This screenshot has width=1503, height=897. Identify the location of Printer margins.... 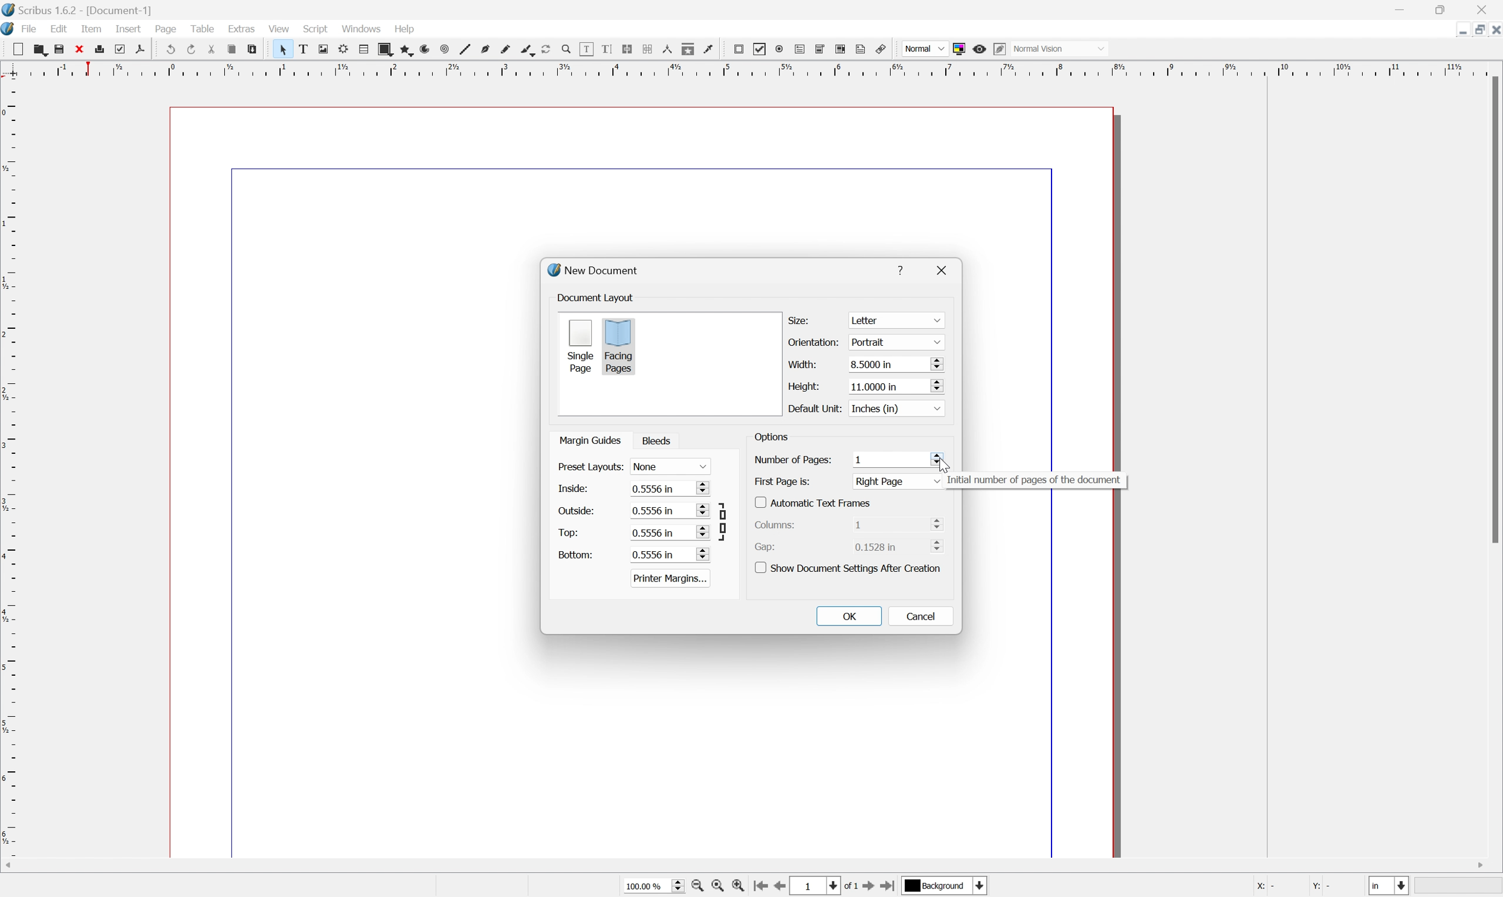
(671, 578).